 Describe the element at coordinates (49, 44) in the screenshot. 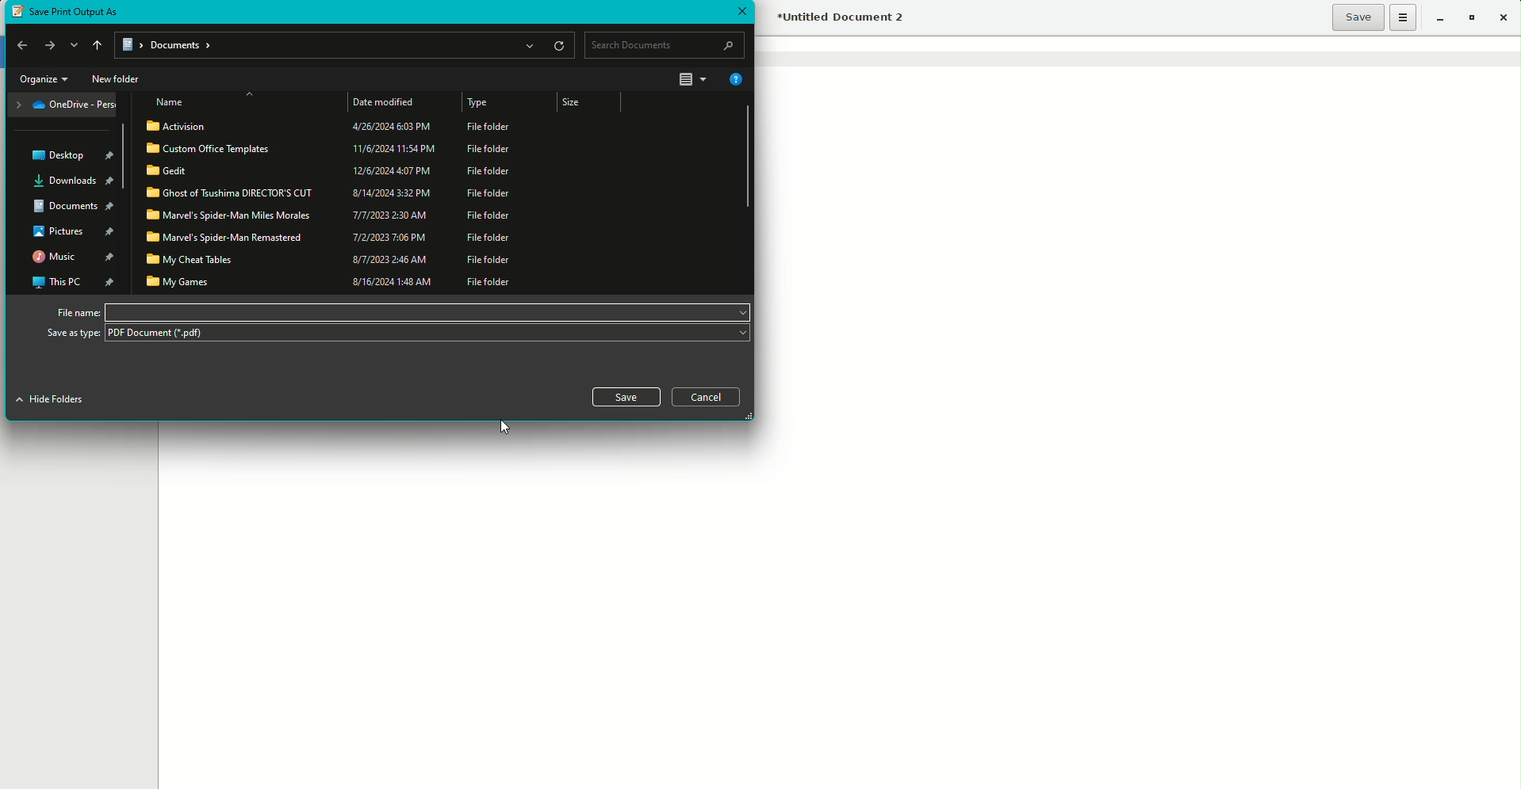

I see `Forward` at that location.